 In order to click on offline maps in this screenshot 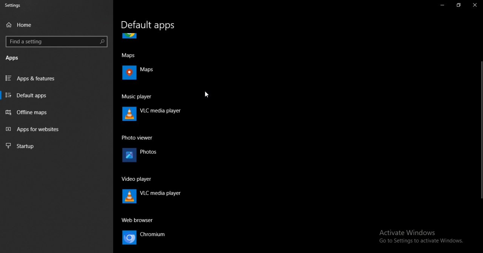, I will do `click(57, 113)`.